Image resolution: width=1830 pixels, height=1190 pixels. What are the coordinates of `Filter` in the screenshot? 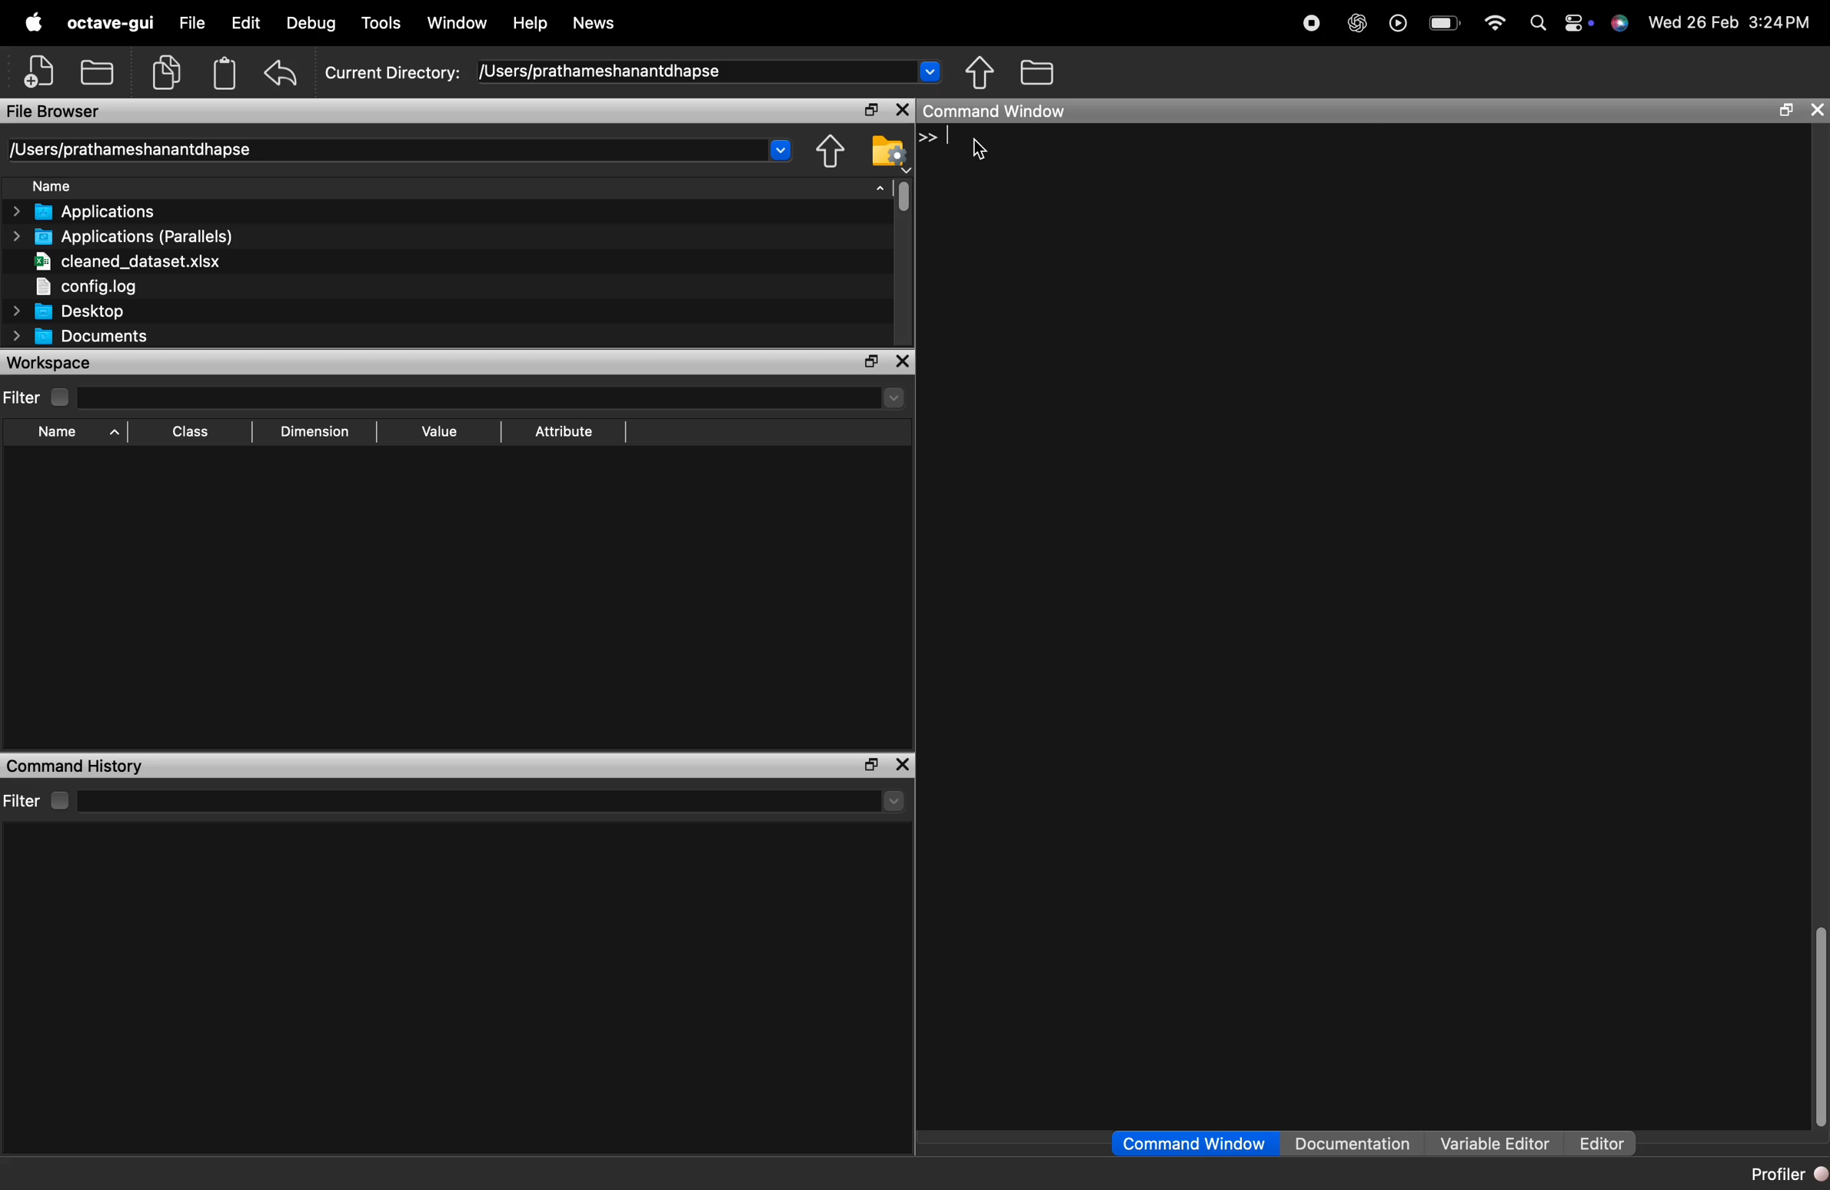 It's located at (35, 397).